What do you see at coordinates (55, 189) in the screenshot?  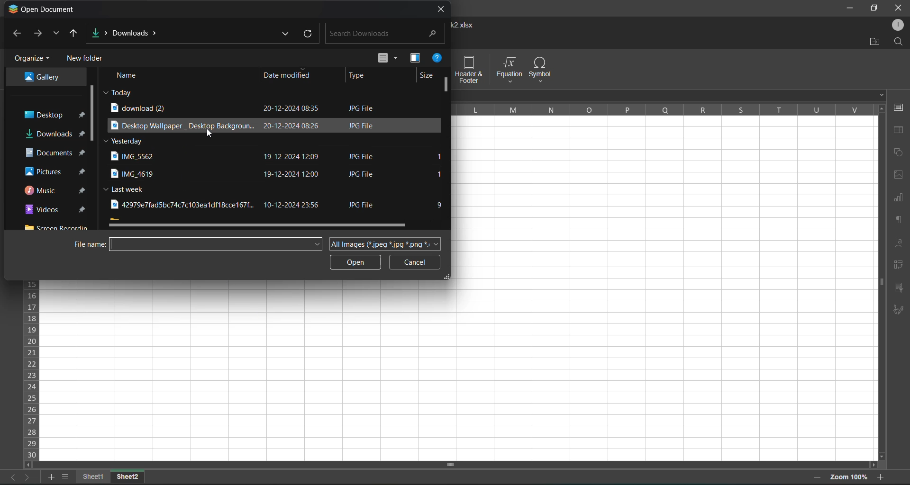 I see `music` at bounding box center [55, 189].